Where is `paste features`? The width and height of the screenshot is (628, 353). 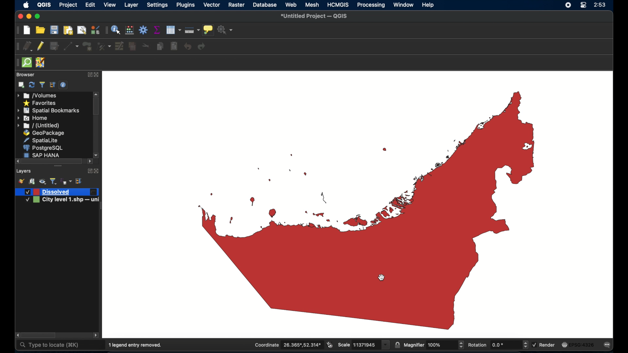 paste features is located at coordinates (174, 46).